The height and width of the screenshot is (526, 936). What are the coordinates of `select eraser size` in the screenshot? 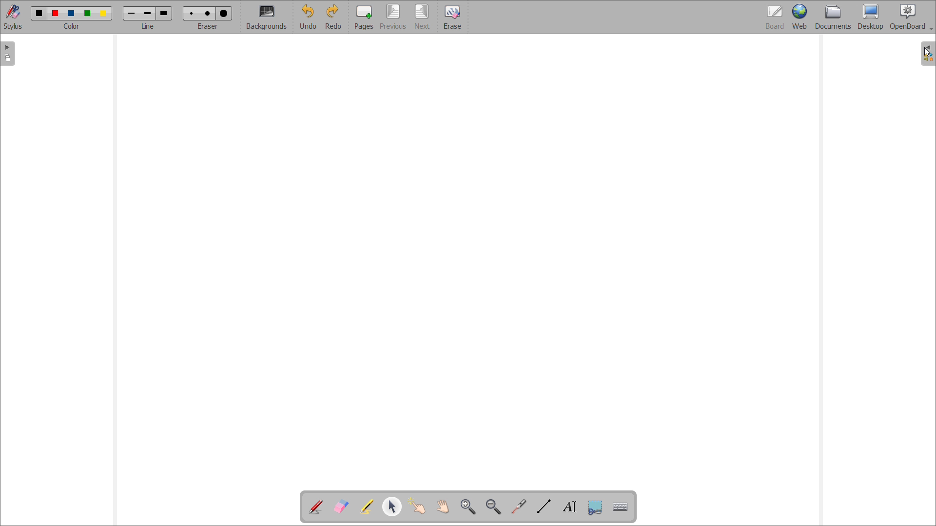 It's located at (208, 17).